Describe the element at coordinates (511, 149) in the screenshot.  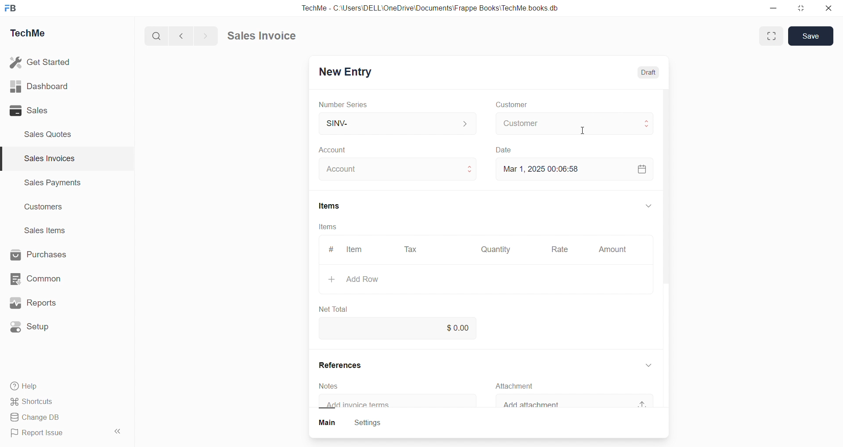
I see `Date` at that location.